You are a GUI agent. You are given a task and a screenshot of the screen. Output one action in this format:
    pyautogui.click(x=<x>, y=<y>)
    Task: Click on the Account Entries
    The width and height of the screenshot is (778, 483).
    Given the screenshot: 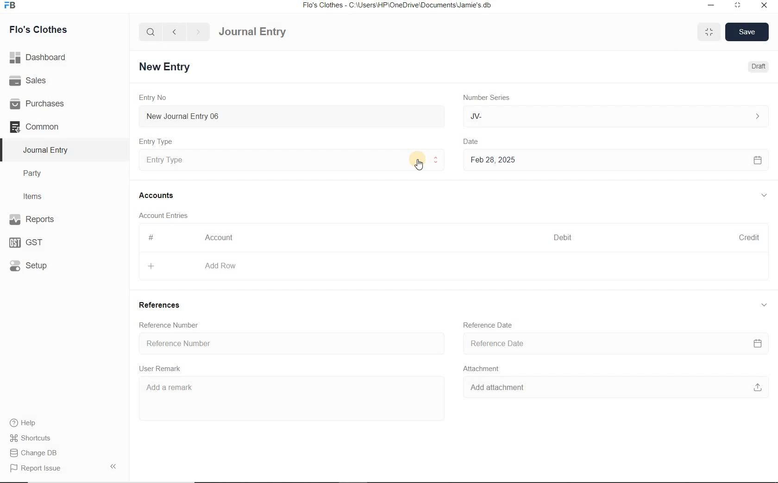 What is the action you would take?
    pyautogui.click(x=167, y=215)
    